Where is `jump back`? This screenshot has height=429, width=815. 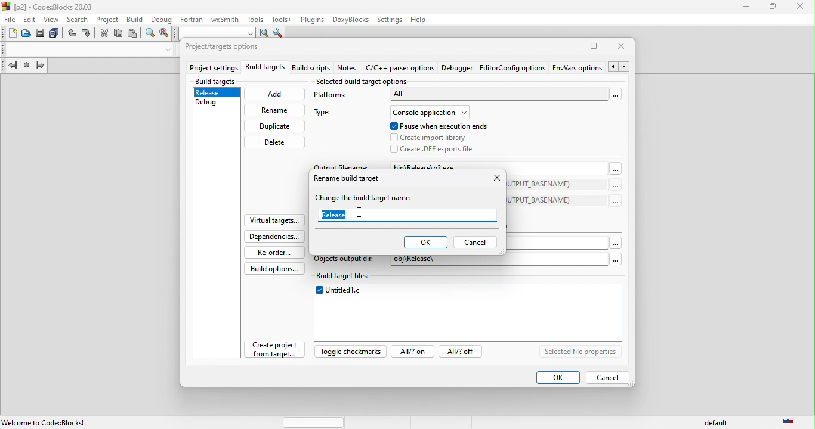
jump back is located at coordinates (10, 67).